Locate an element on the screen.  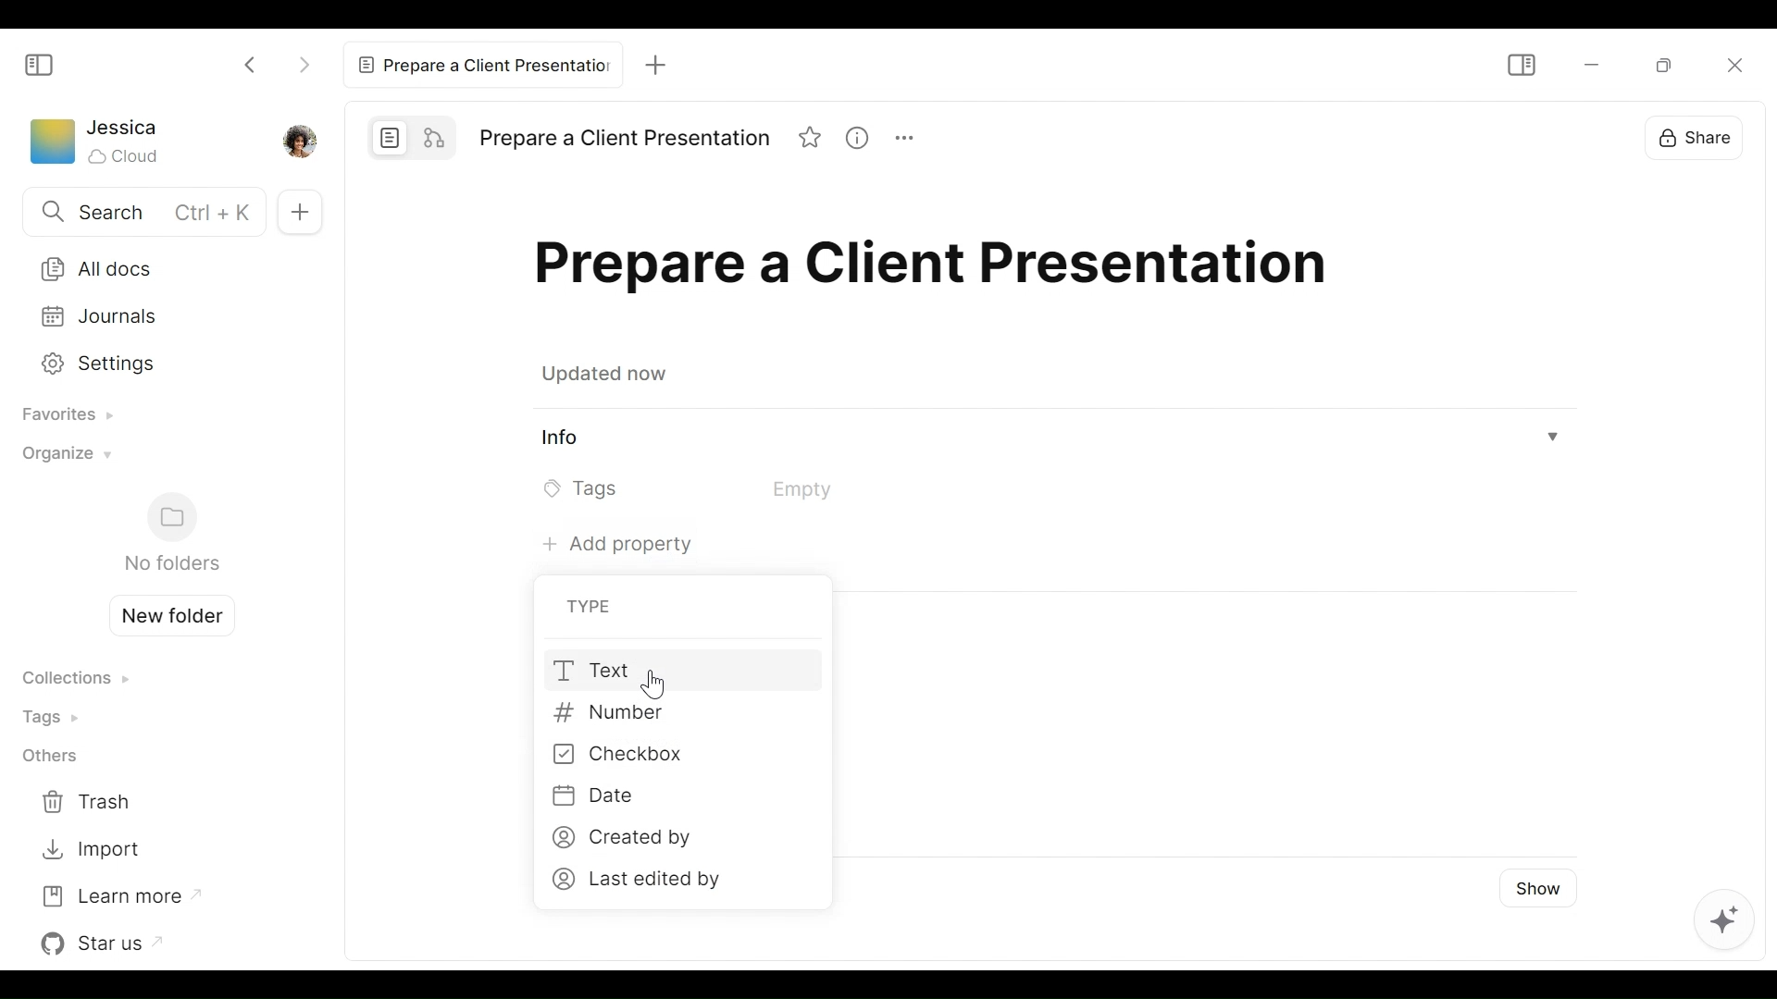
Share is located at coordinates (1703, 144).